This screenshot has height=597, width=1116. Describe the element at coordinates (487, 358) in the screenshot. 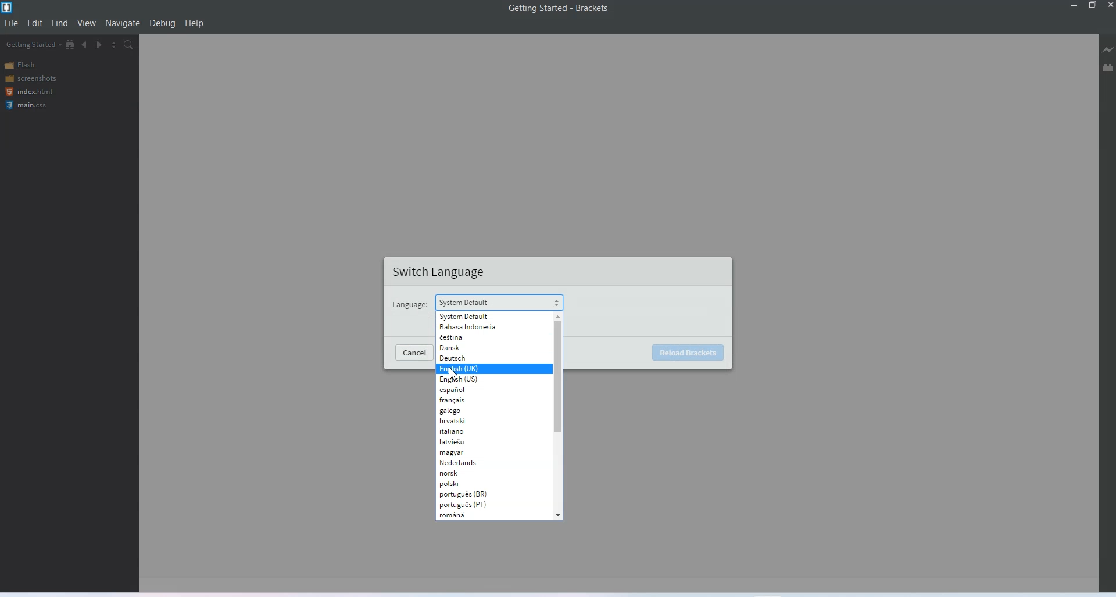

I see `deutsch` at that location.